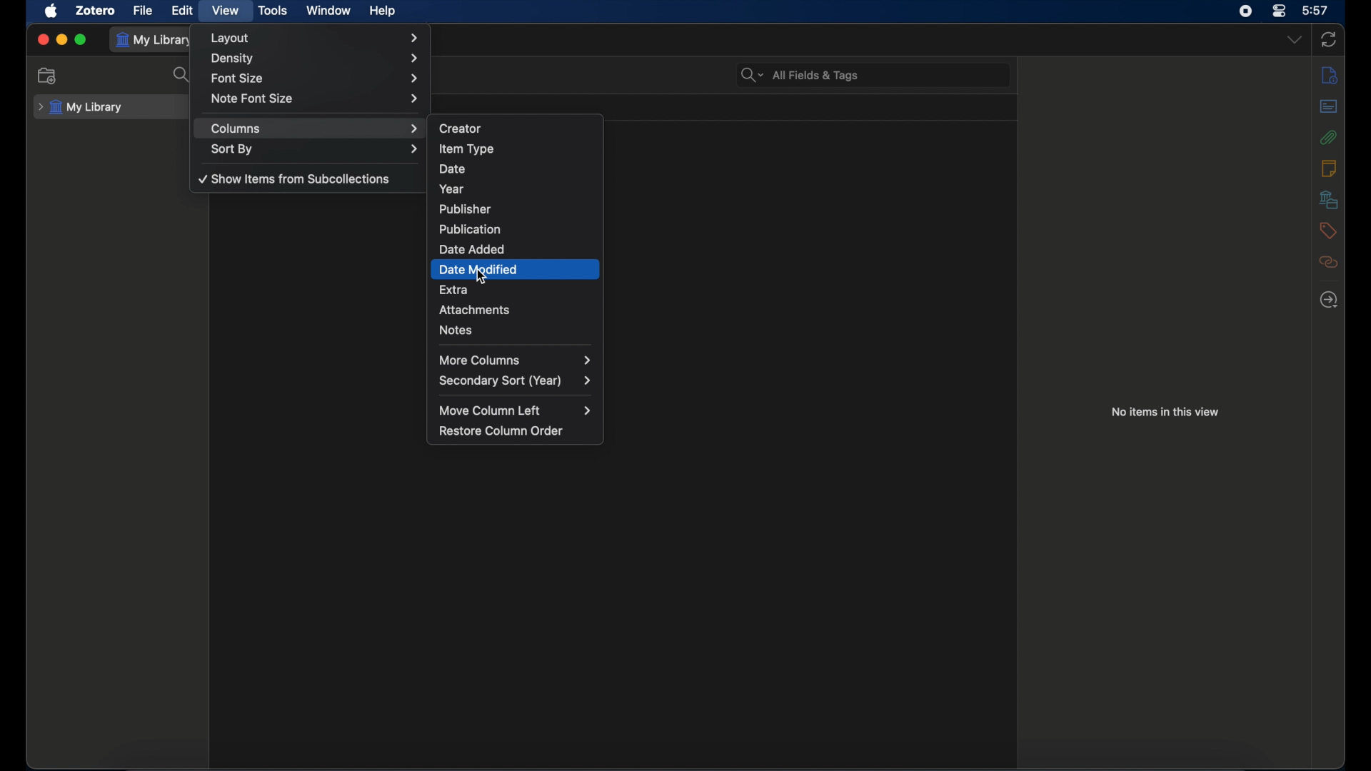  What do you see at coordinates (1328, 199) in the screenshot?
I see `libraries` at bounding box center [1328, 199].